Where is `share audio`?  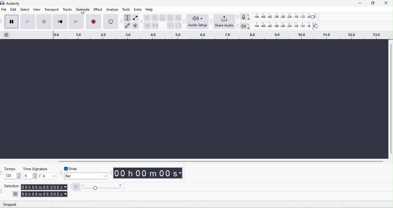 share audio is located at coordinates (225, 22).